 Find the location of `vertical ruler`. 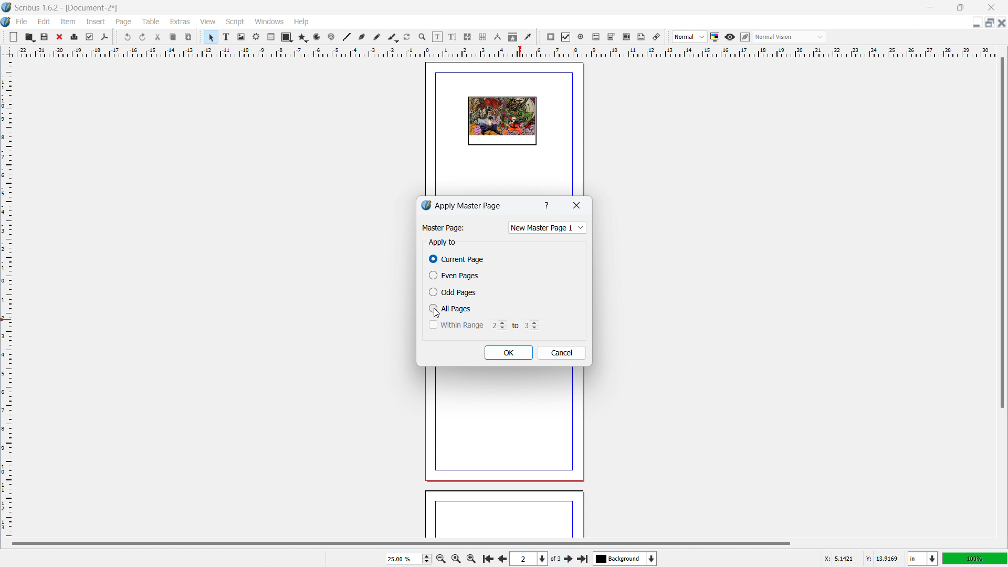

vertical ruler is located at coordinates (6, 298).